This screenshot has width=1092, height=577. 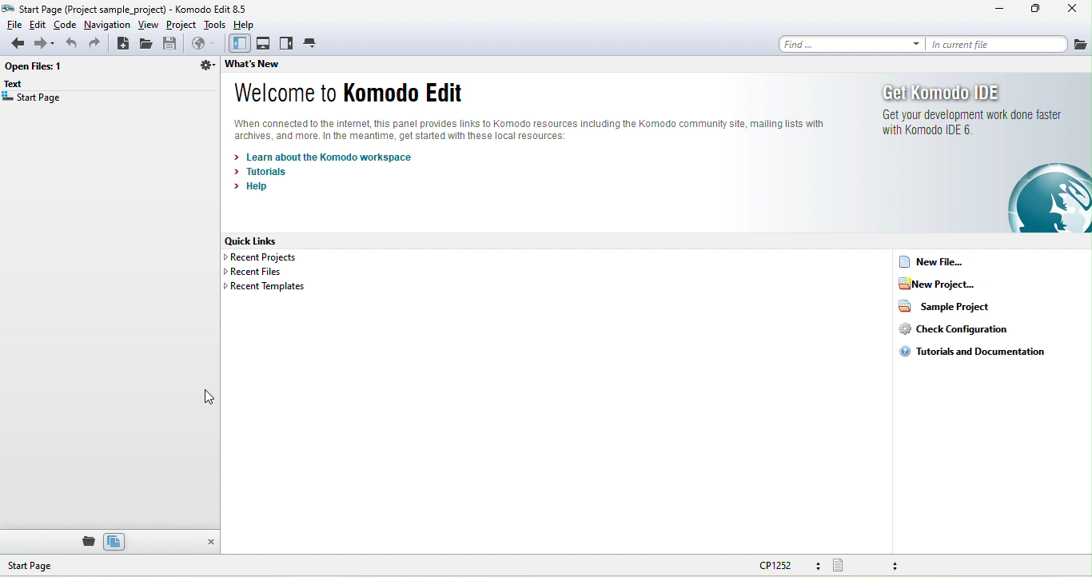 What do you see at coordinates (107, 24) in the screenshot?
I see `navigation` at bounding box center [107, 24].